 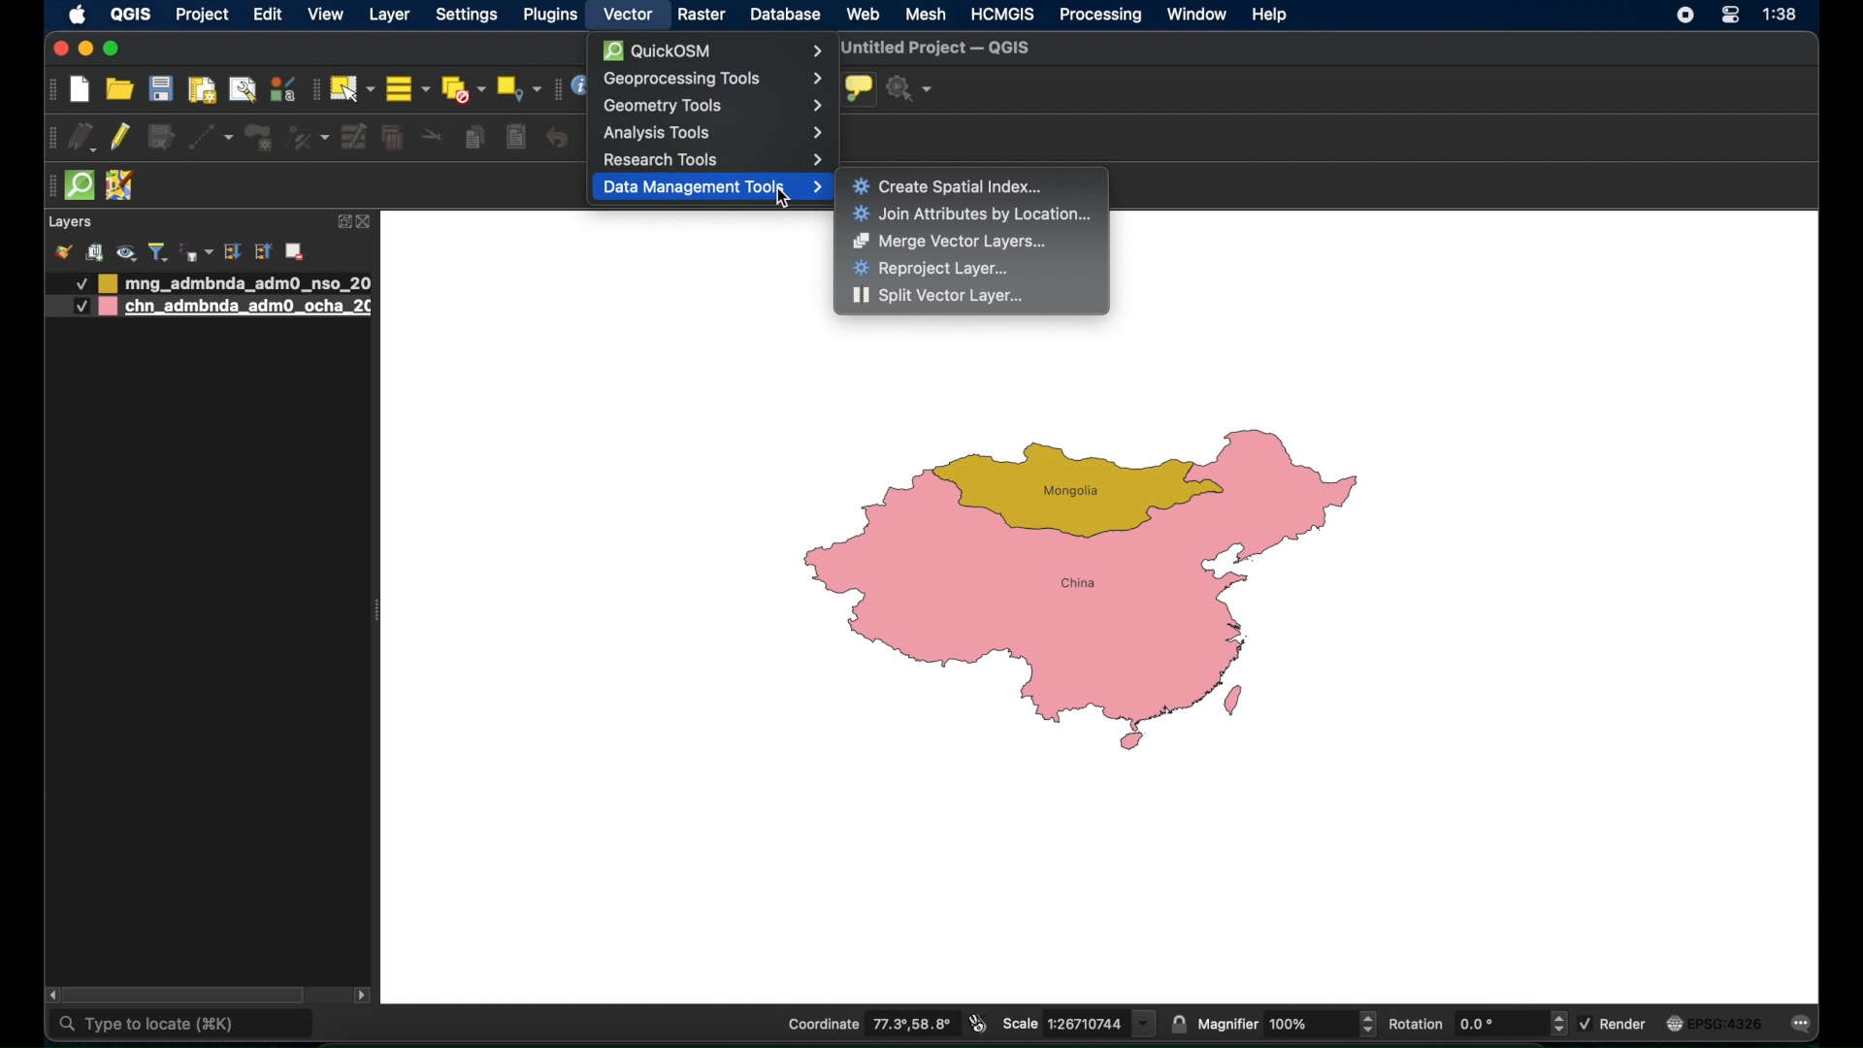 I want to click on raster, so click(x=703, y=16).